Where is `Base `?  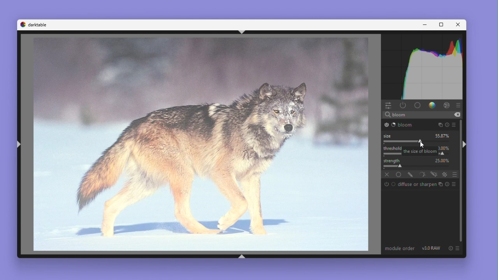 Base  is located at coordinates (417, 105).